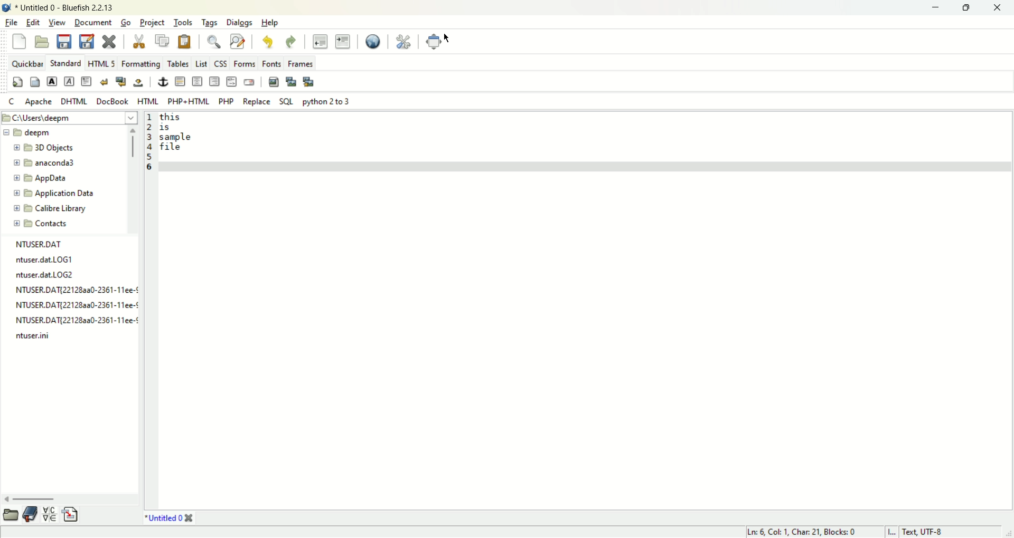 The image size is (1014, 538). Describe the element at coordinates (226, 102) in the screenshot. I see `PHP` at that location.